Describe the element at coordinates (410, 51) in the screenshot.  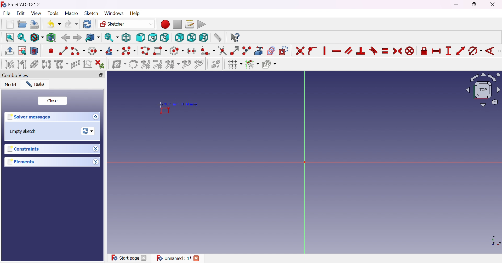
I see `Constrain block` at that location.